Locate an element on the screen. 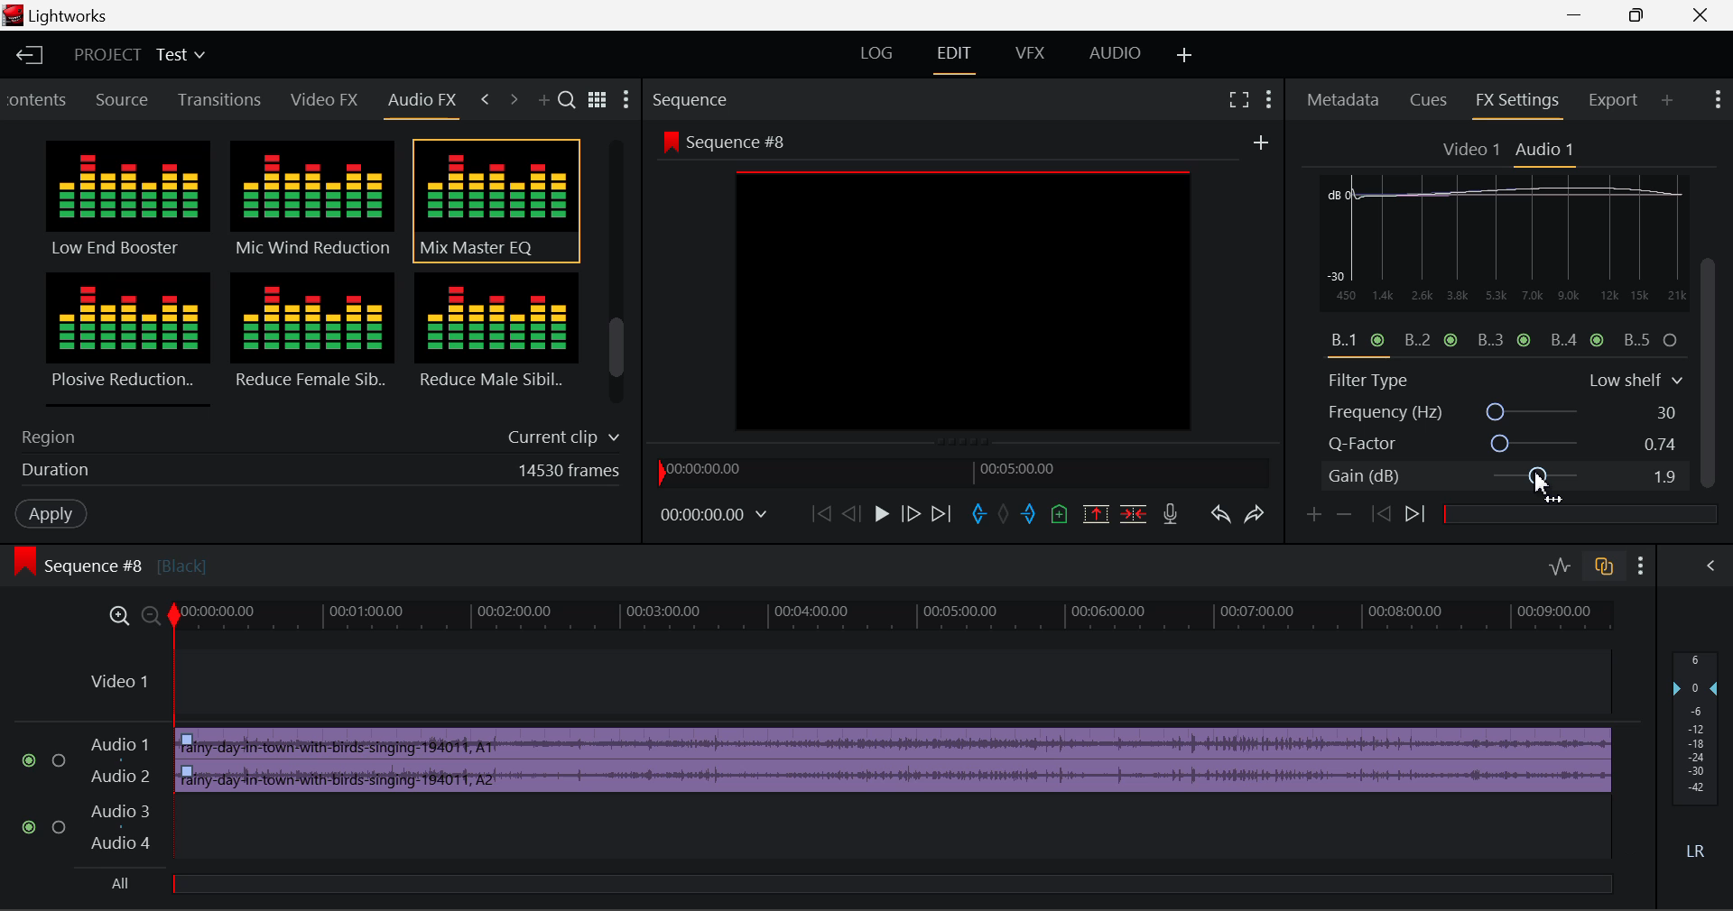  MOUSE_DOWN Cursor Position is located at coordinates (1715, 278).